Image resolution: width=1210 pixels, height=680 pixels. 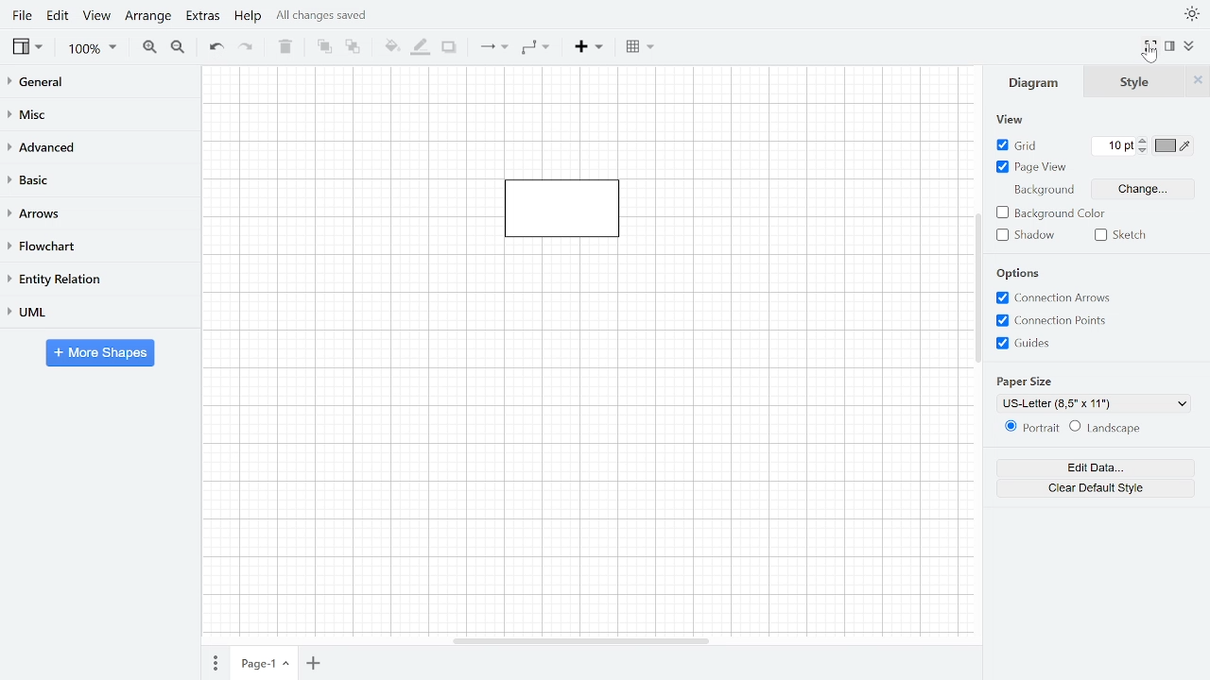 What do you see at coordinates (1143, 193) in the screenshot?
I see `Change background` at bounding box center [1143, 193].